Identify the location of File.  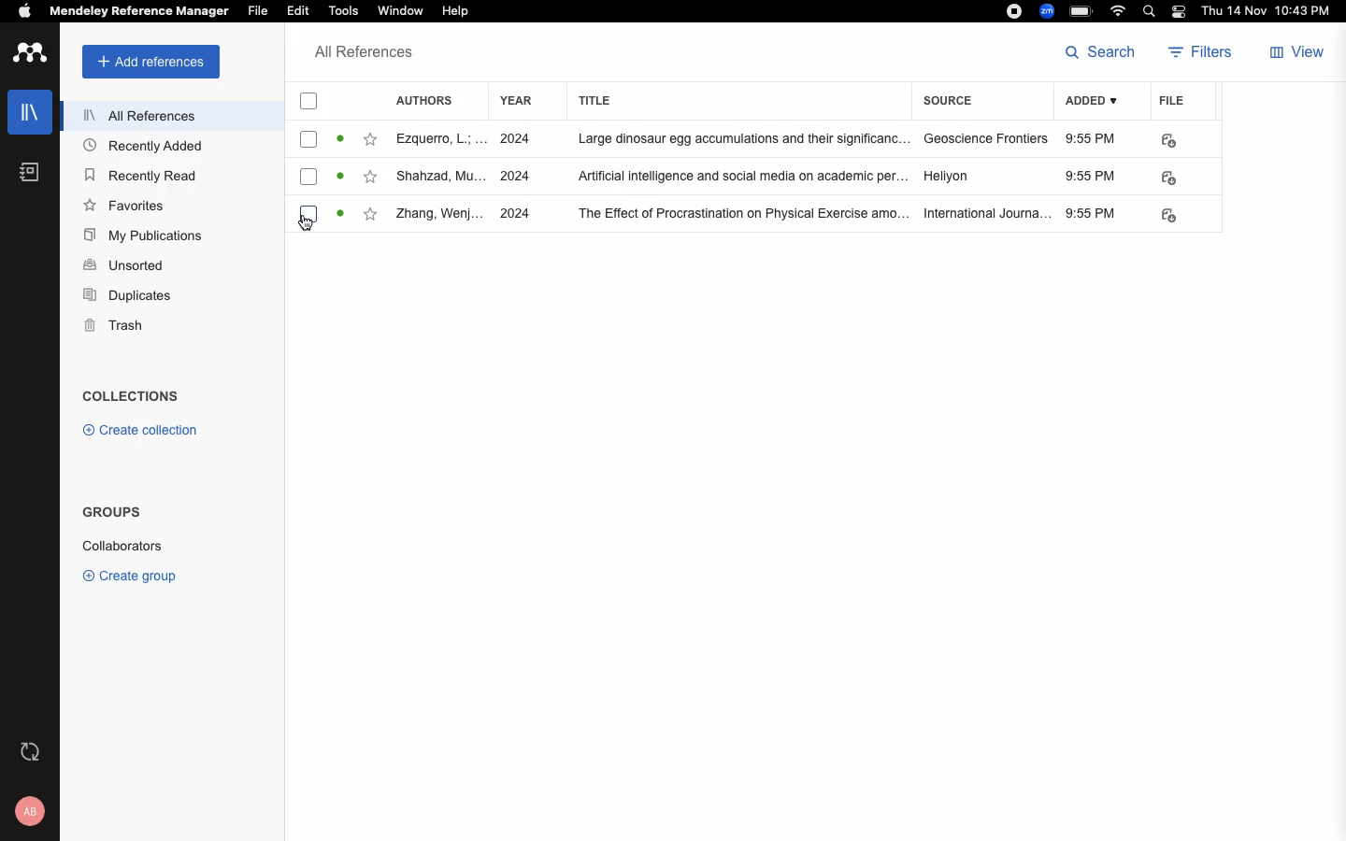
(259, 11).